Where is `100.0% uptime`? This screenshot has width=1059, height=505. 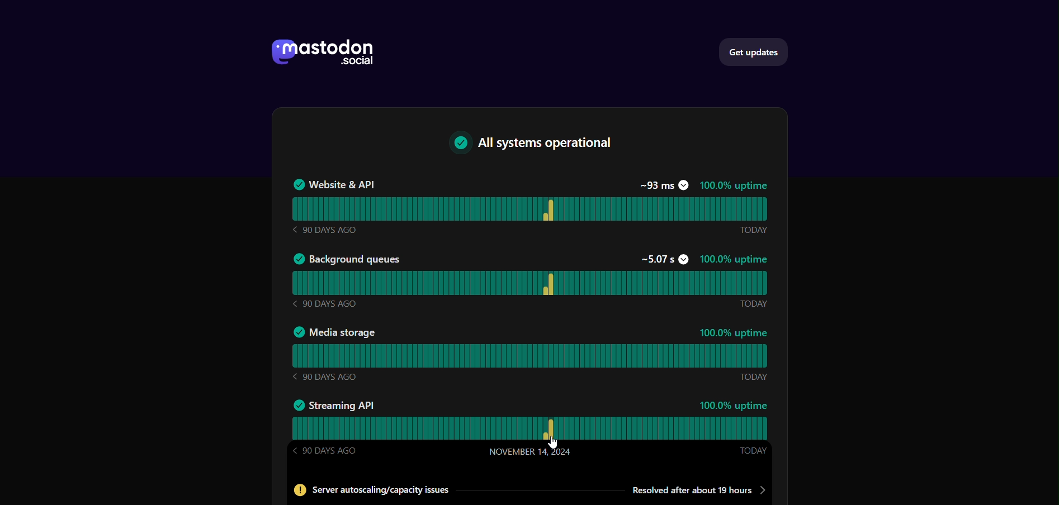
100.0% uptime is located at coordinates (734, 260).